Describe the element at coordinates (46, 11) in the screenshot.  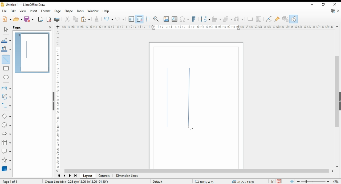
I see `format` at that location.